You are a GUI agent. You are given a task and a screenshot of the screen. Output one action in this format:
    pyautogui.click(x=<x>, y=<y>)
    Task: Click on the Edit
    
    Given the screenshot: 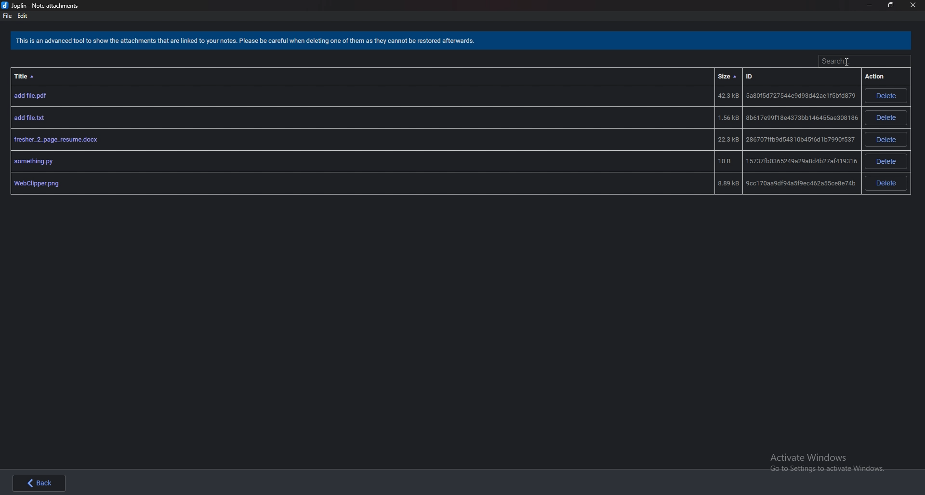 What is the action you would take?
    pyautogui.click(x=23, y=16)
    